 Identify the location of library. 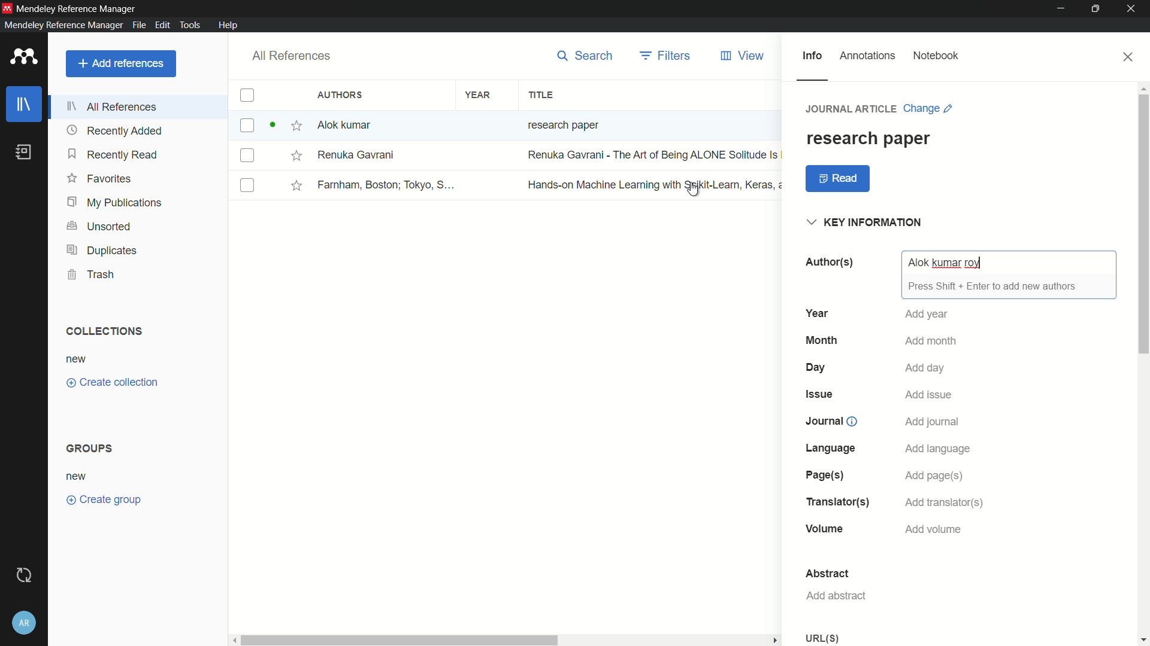
(25, 105).